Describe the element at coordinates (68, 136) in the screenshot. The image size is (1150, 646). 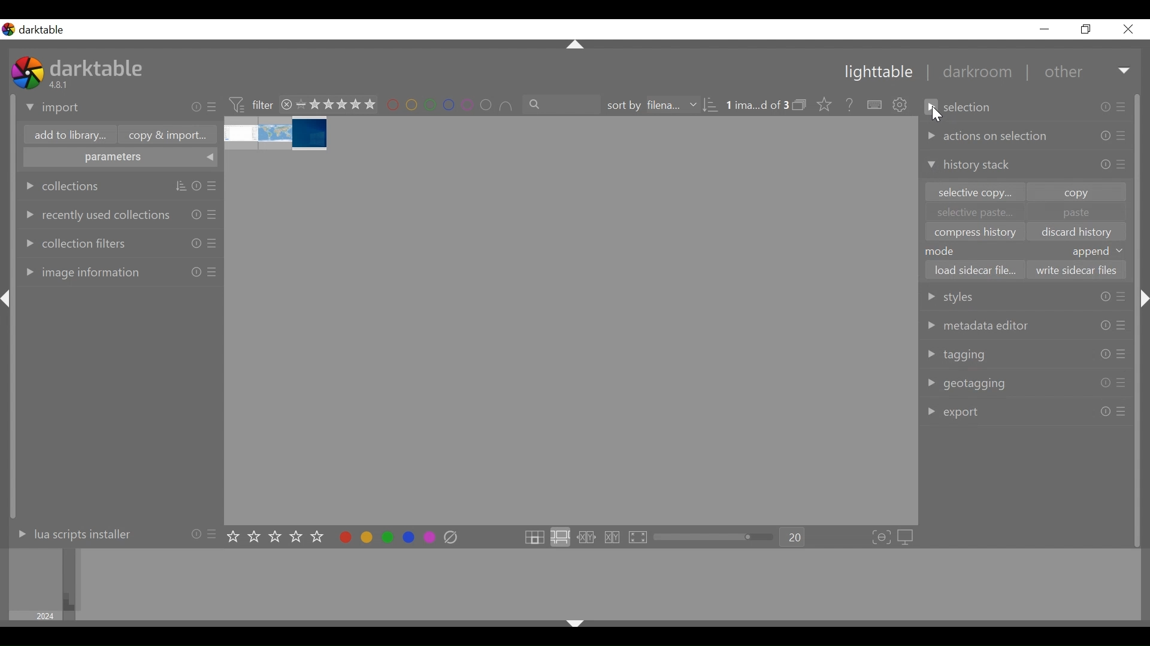
I see `add to library` at that location.